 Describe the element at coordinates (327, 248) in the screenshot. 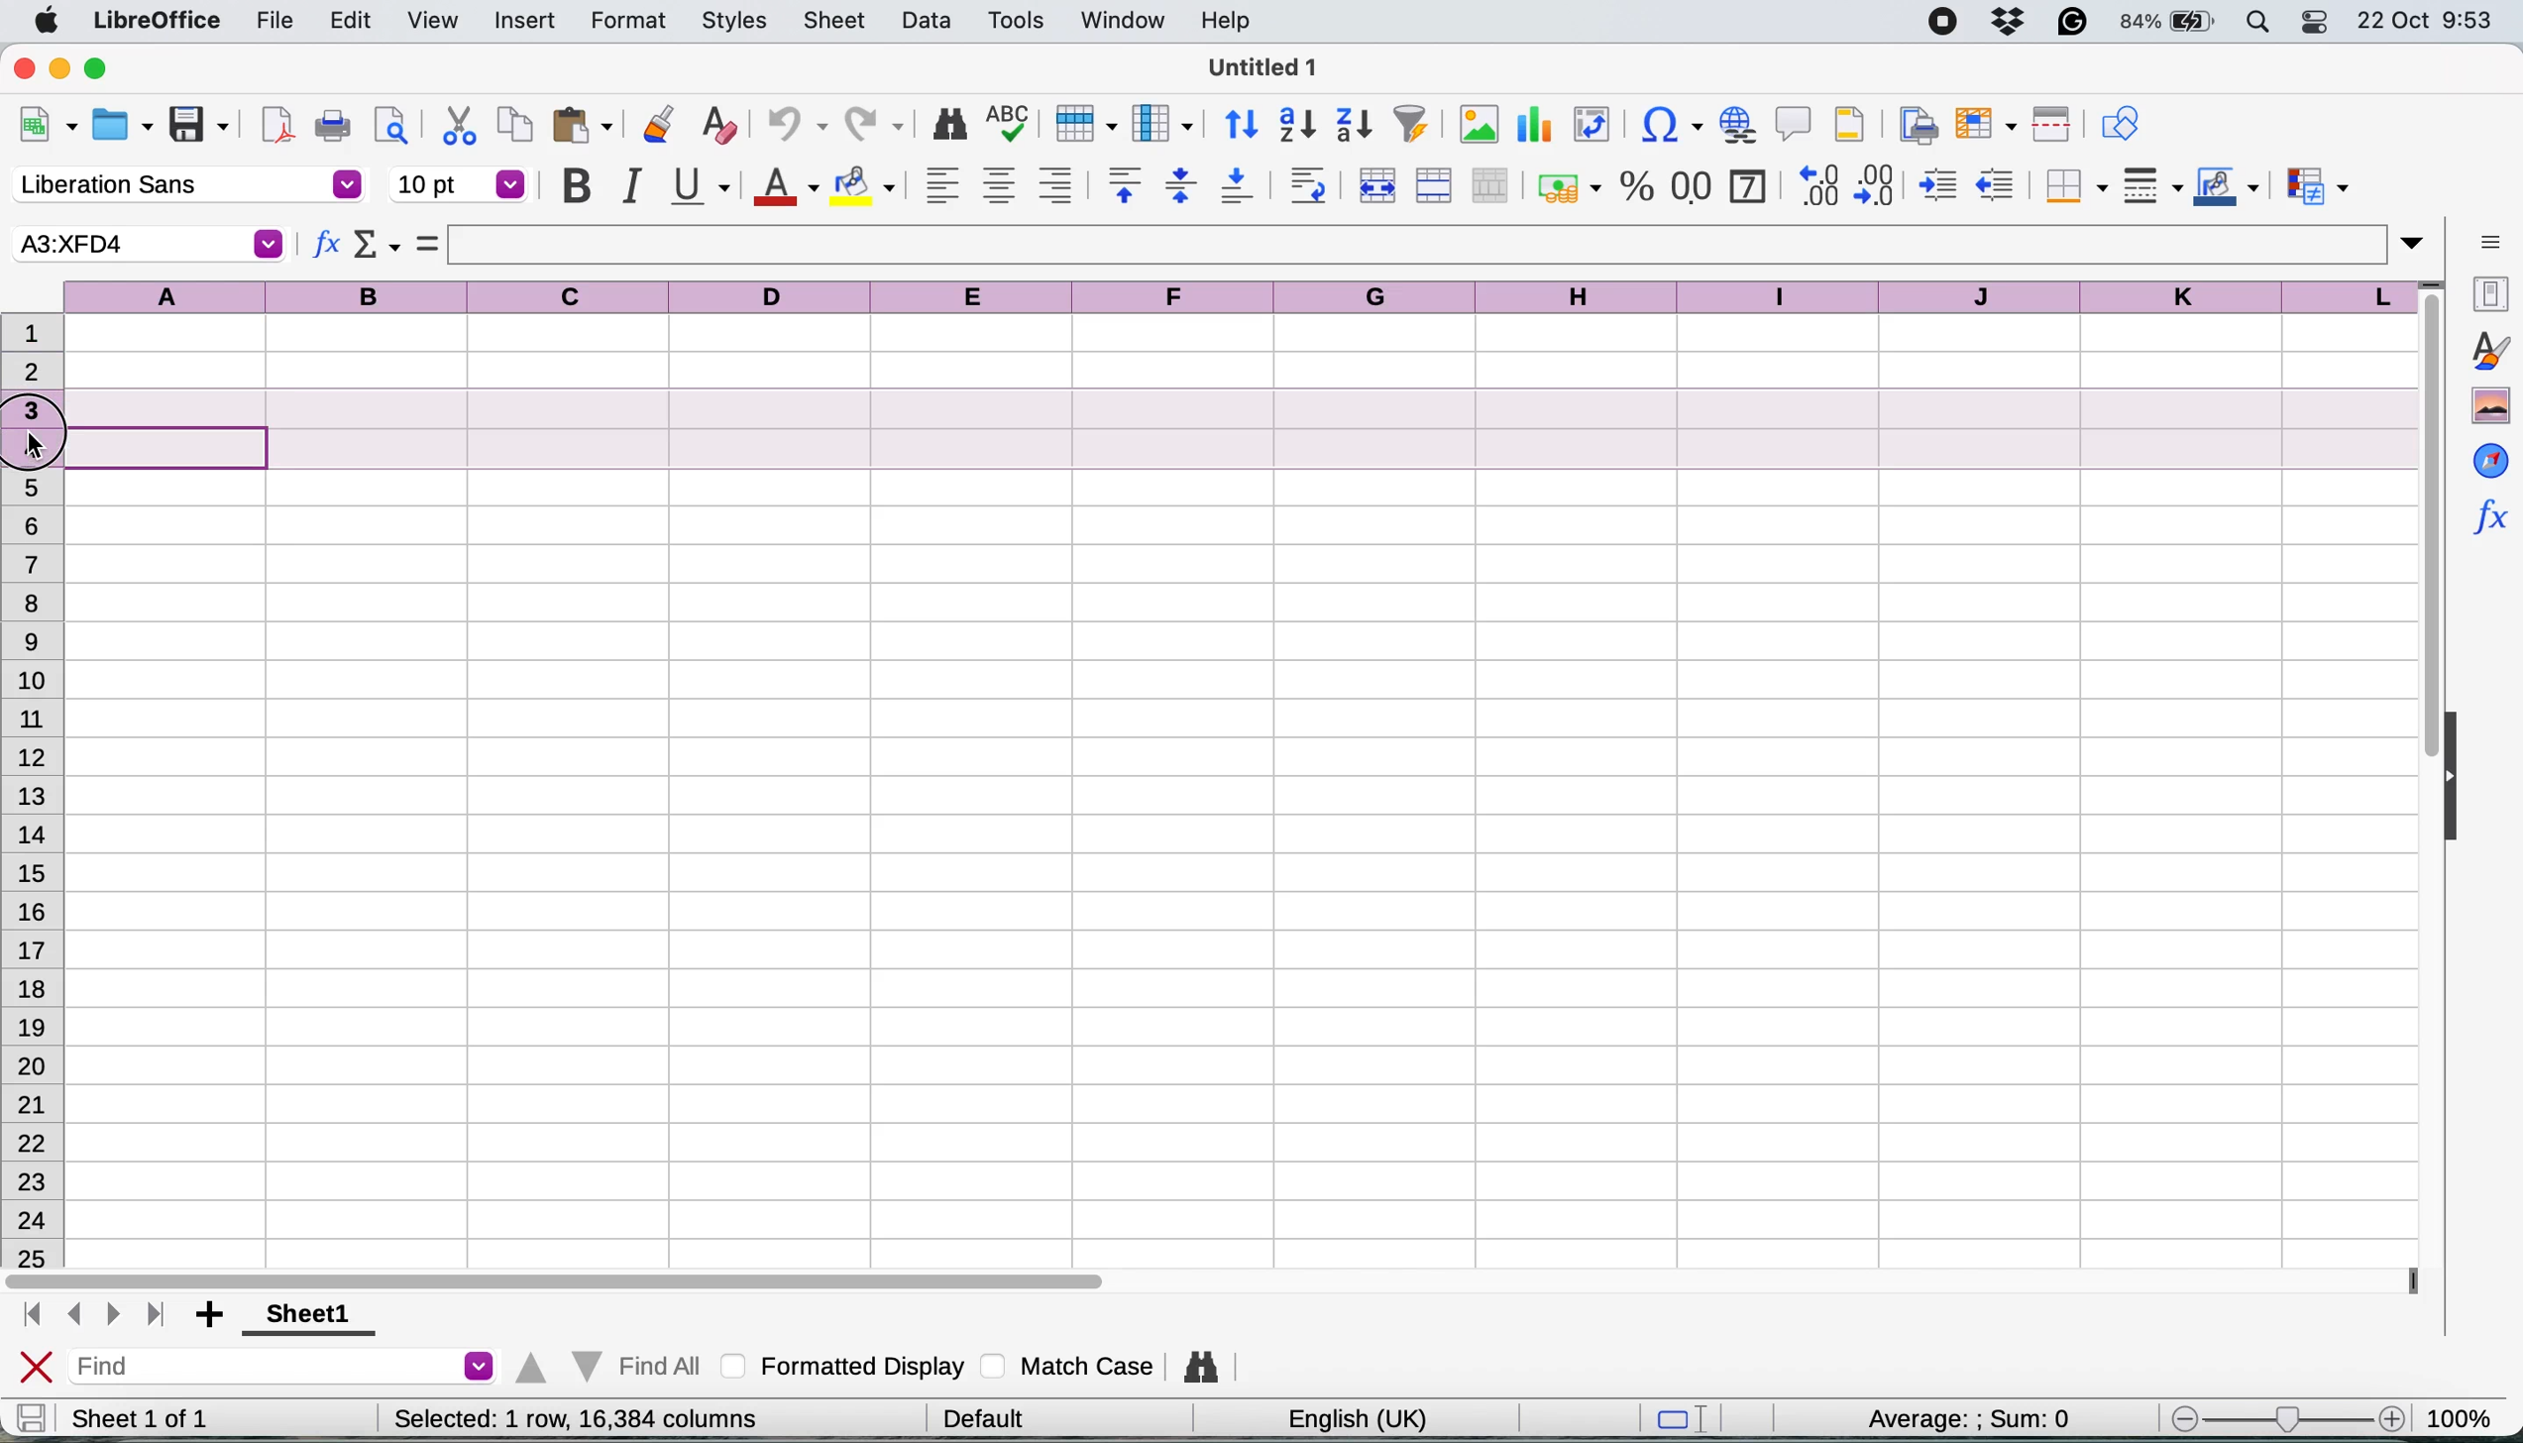

I see `function wizard` at that location.